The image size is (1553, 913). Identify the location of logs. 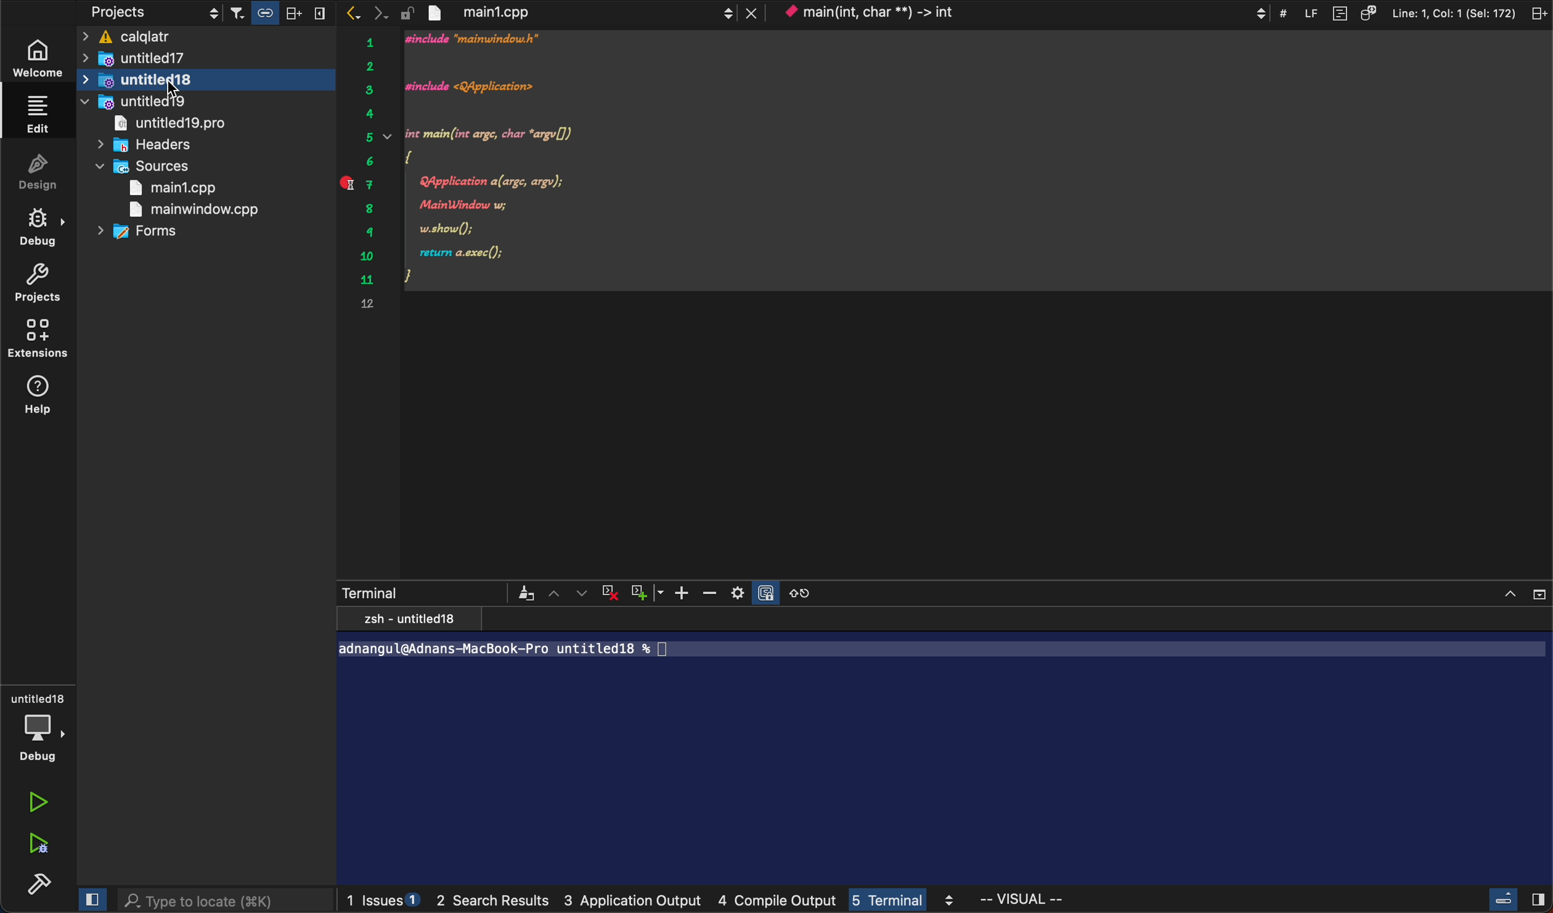
(656, 902).